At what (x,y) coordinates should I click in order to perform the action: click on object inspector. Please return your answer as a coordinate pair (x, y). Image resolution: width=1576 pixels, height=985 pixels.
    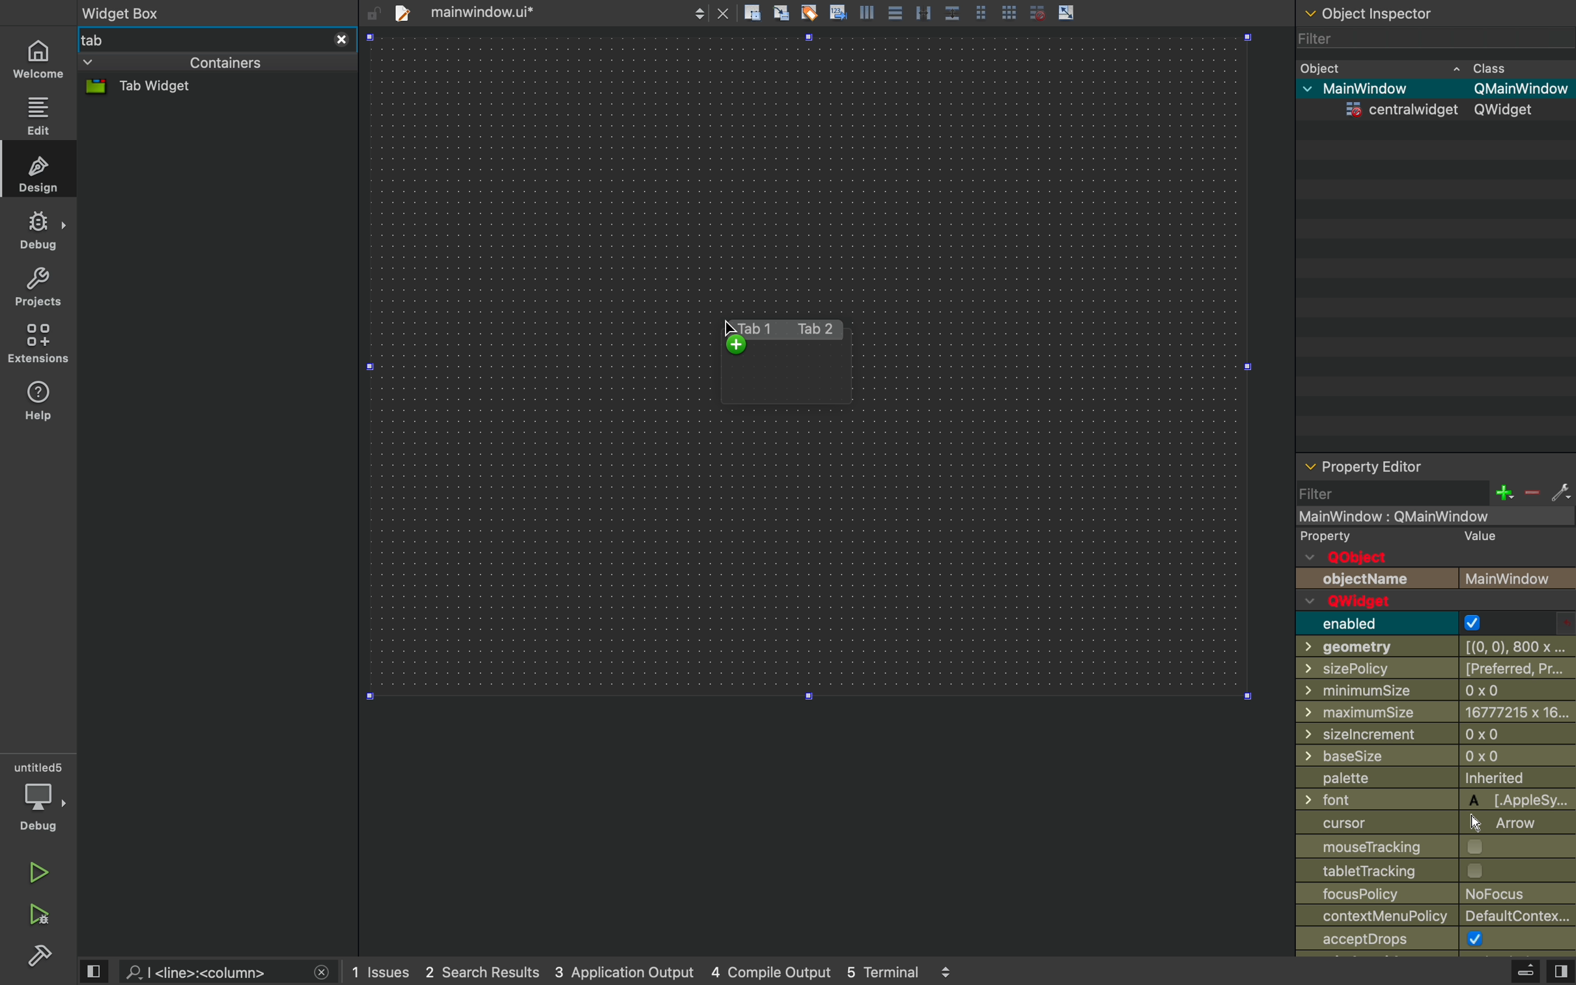
    Looking at the image, I should click on (1431, 11).